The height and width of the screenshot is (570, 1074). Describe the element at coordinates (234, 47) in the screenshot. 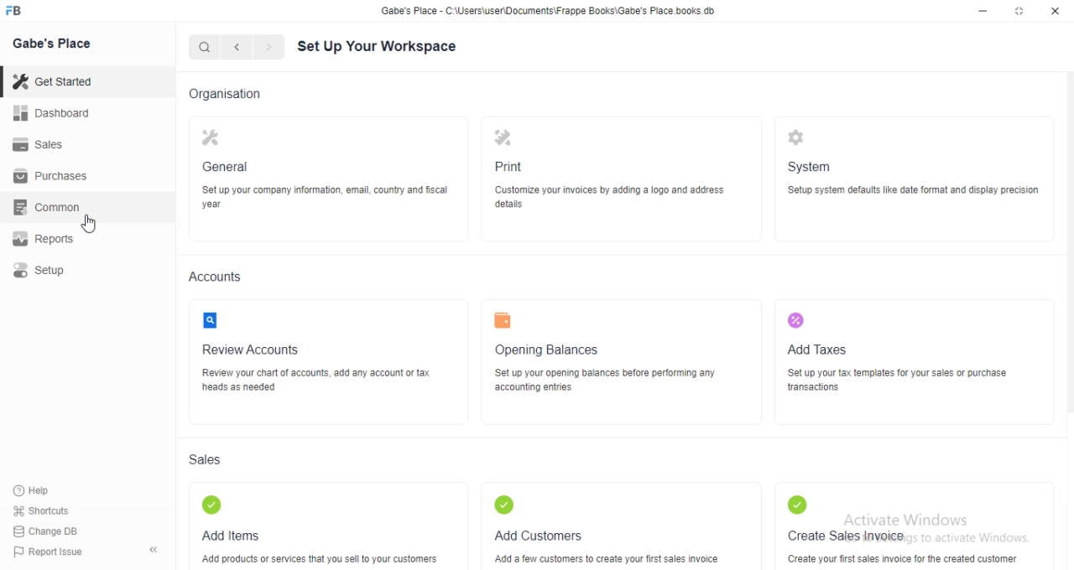

I see `previous` at that location.